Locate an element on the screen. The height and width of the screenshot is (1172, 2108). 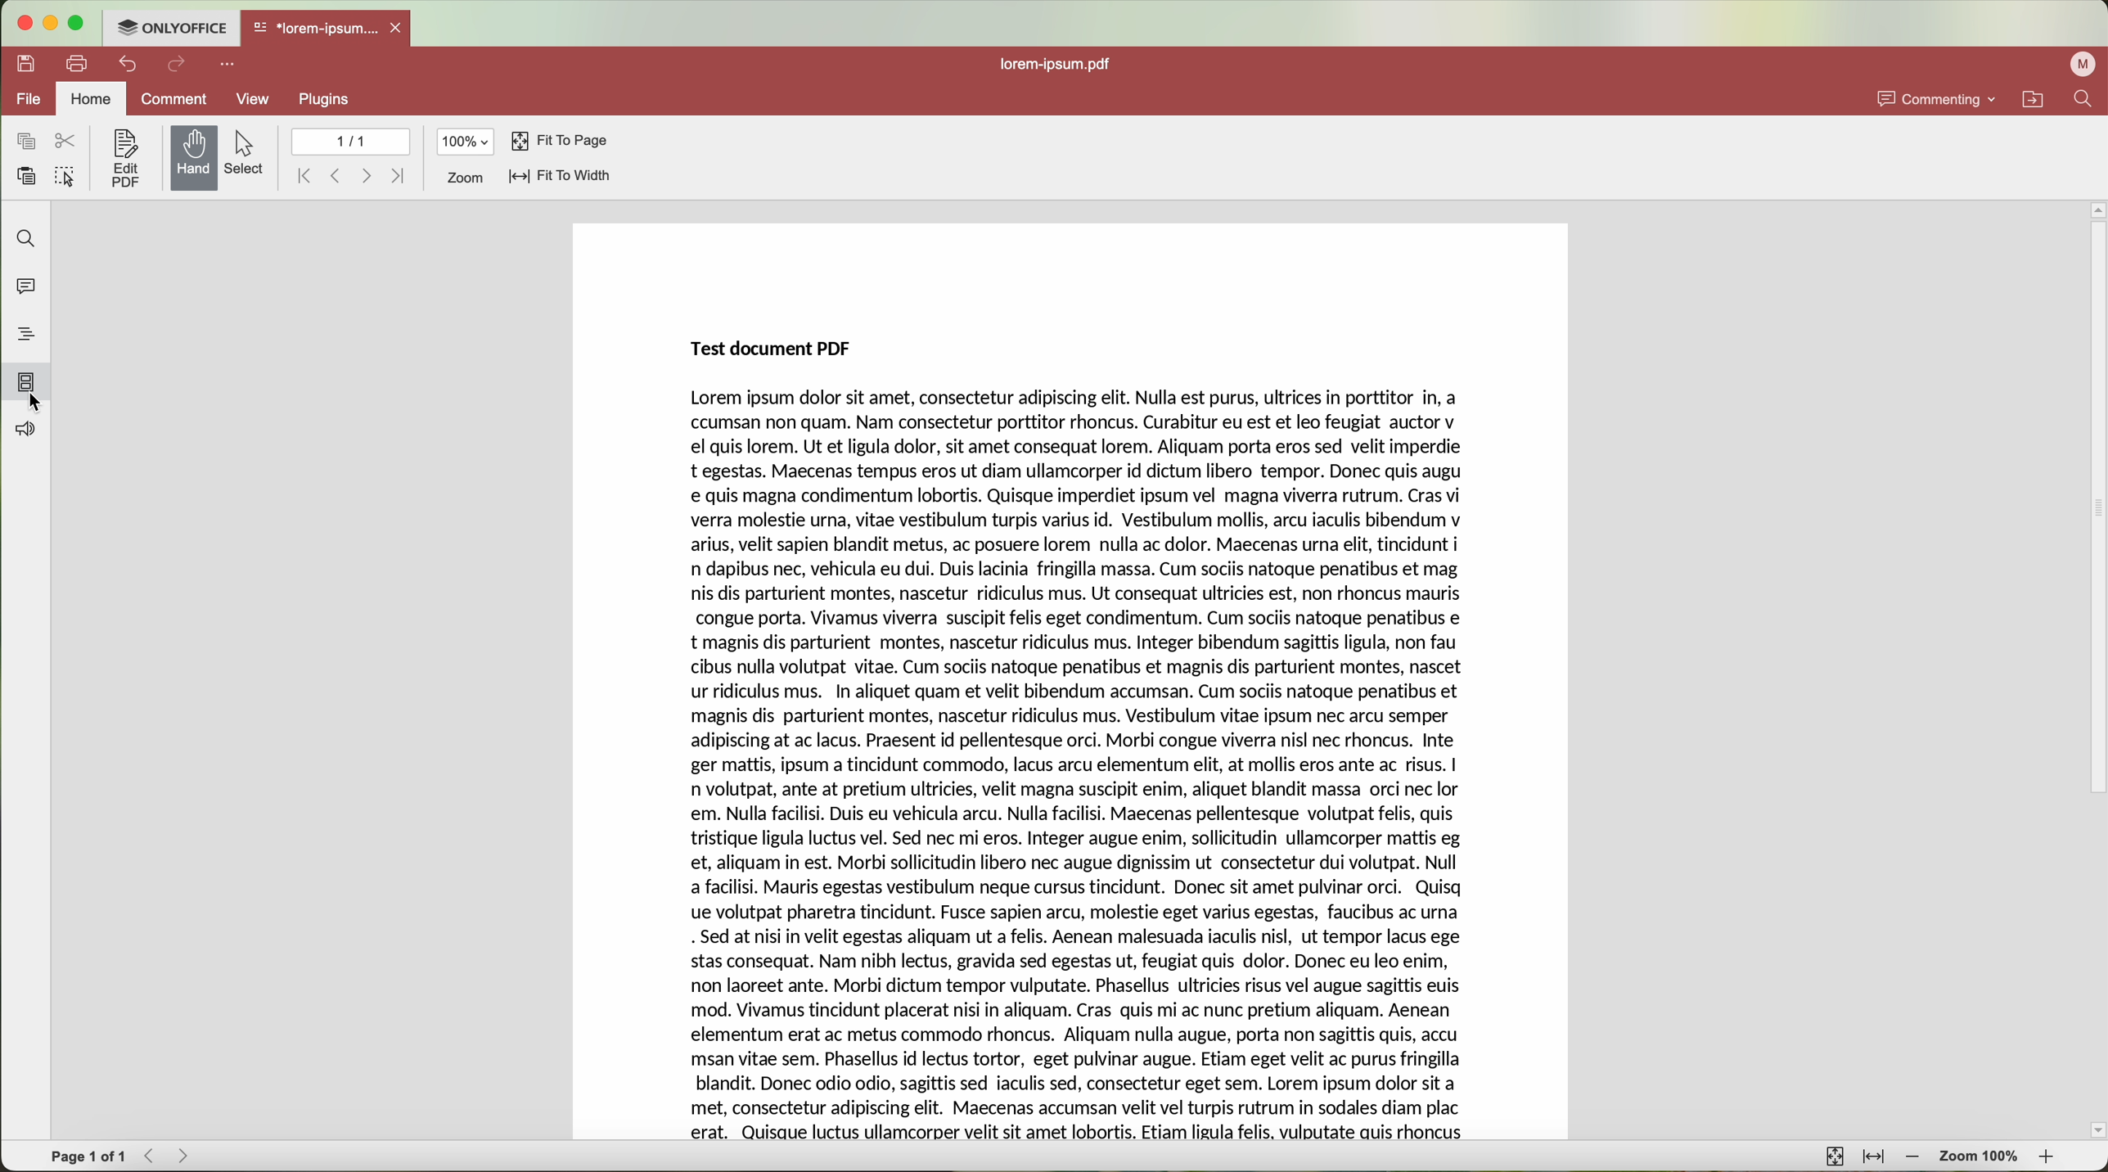
lorem-ipsum.pdf is located at coordinates (1059, 63).